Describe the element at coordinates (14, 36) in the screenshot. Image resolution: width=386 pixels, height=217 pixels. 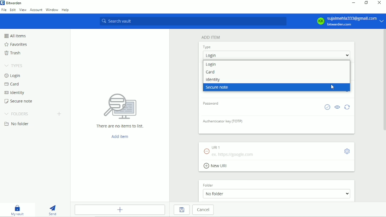
I see `All items` at that location.